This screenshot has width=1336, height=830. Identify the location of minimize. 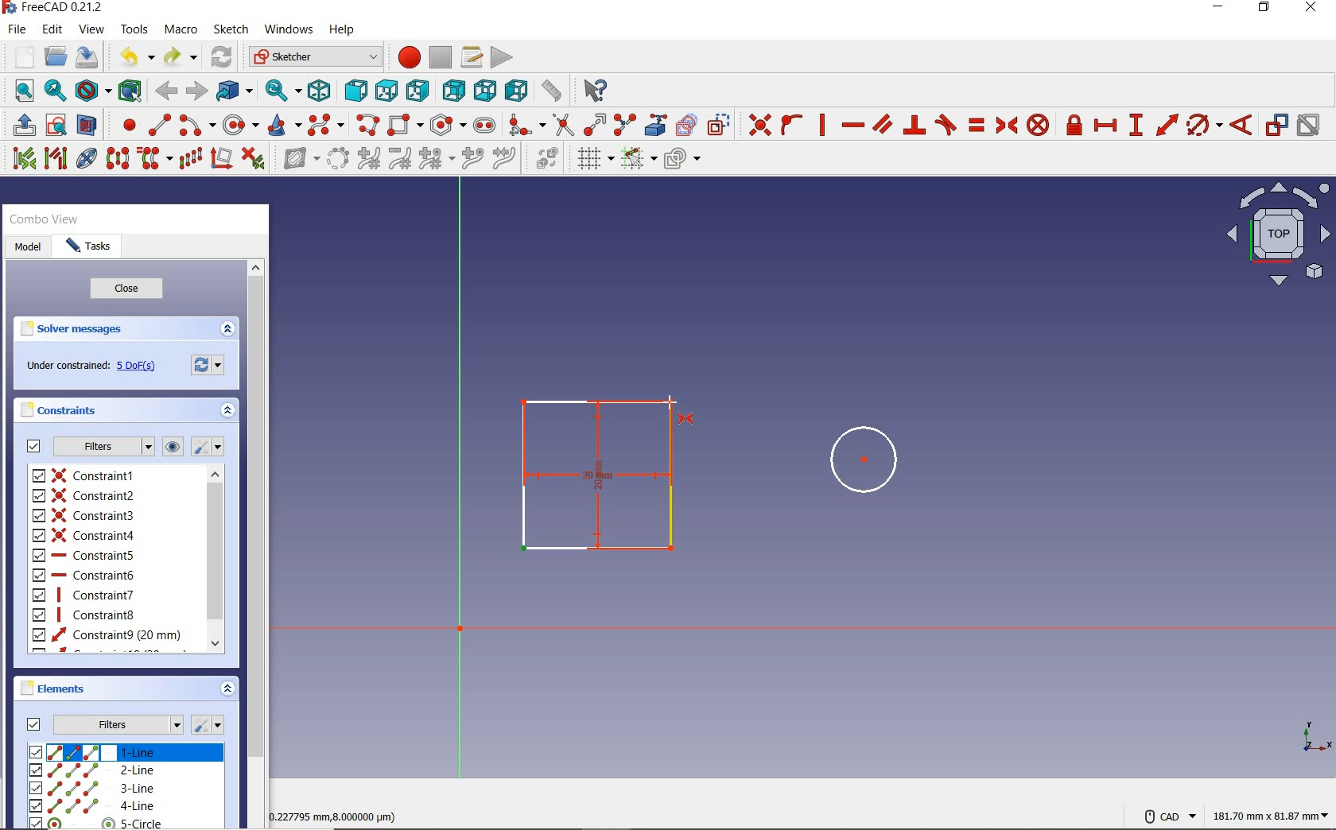
(1221, 8).